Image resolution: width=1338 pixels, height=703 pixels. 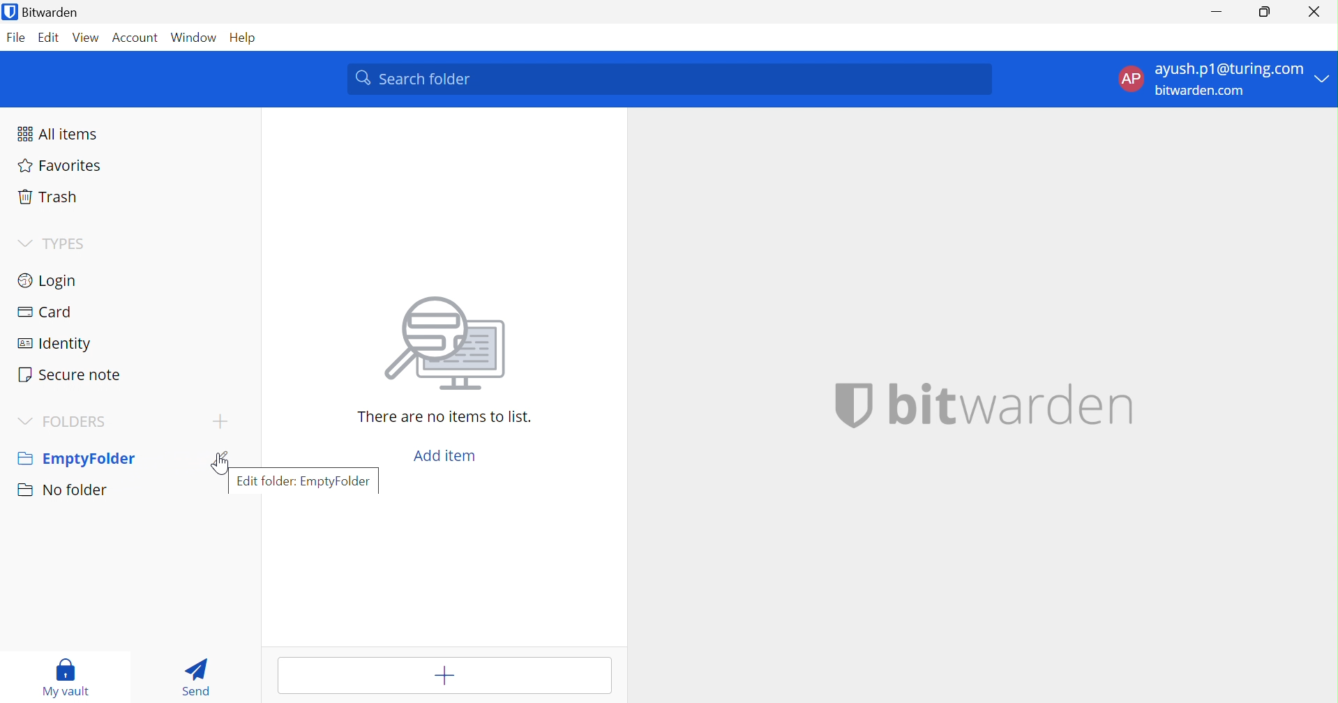 I want to click on Card, so click(x=44, y=313).